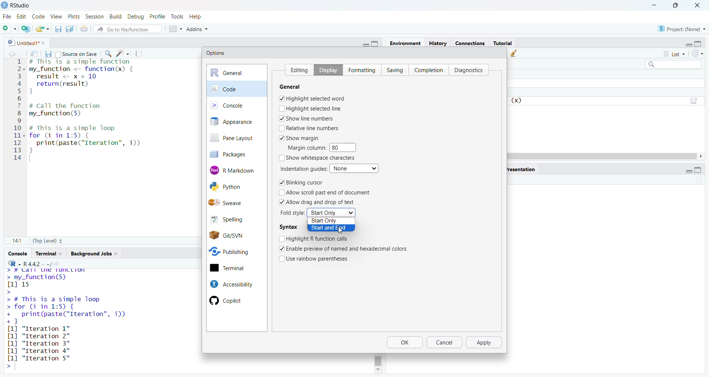 Image resolution: width=709 pixels, height=377 pixels. I want to click on start only, so click(332, 213).